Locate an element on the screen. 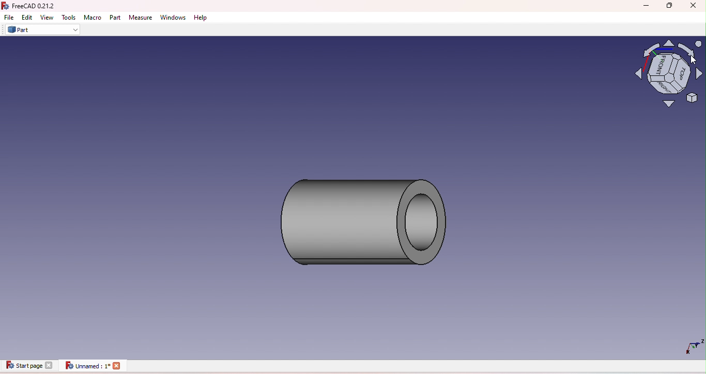 The image size is (706, 374). Windows is located at coordinates (175, 18).